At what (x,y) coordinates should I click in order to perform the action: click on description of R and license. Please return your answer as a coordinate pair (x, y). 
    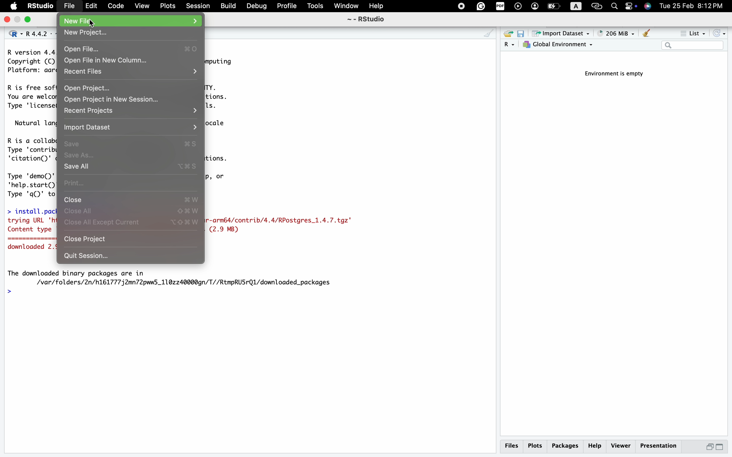
    Looking at the image, I should click on (29, 97).